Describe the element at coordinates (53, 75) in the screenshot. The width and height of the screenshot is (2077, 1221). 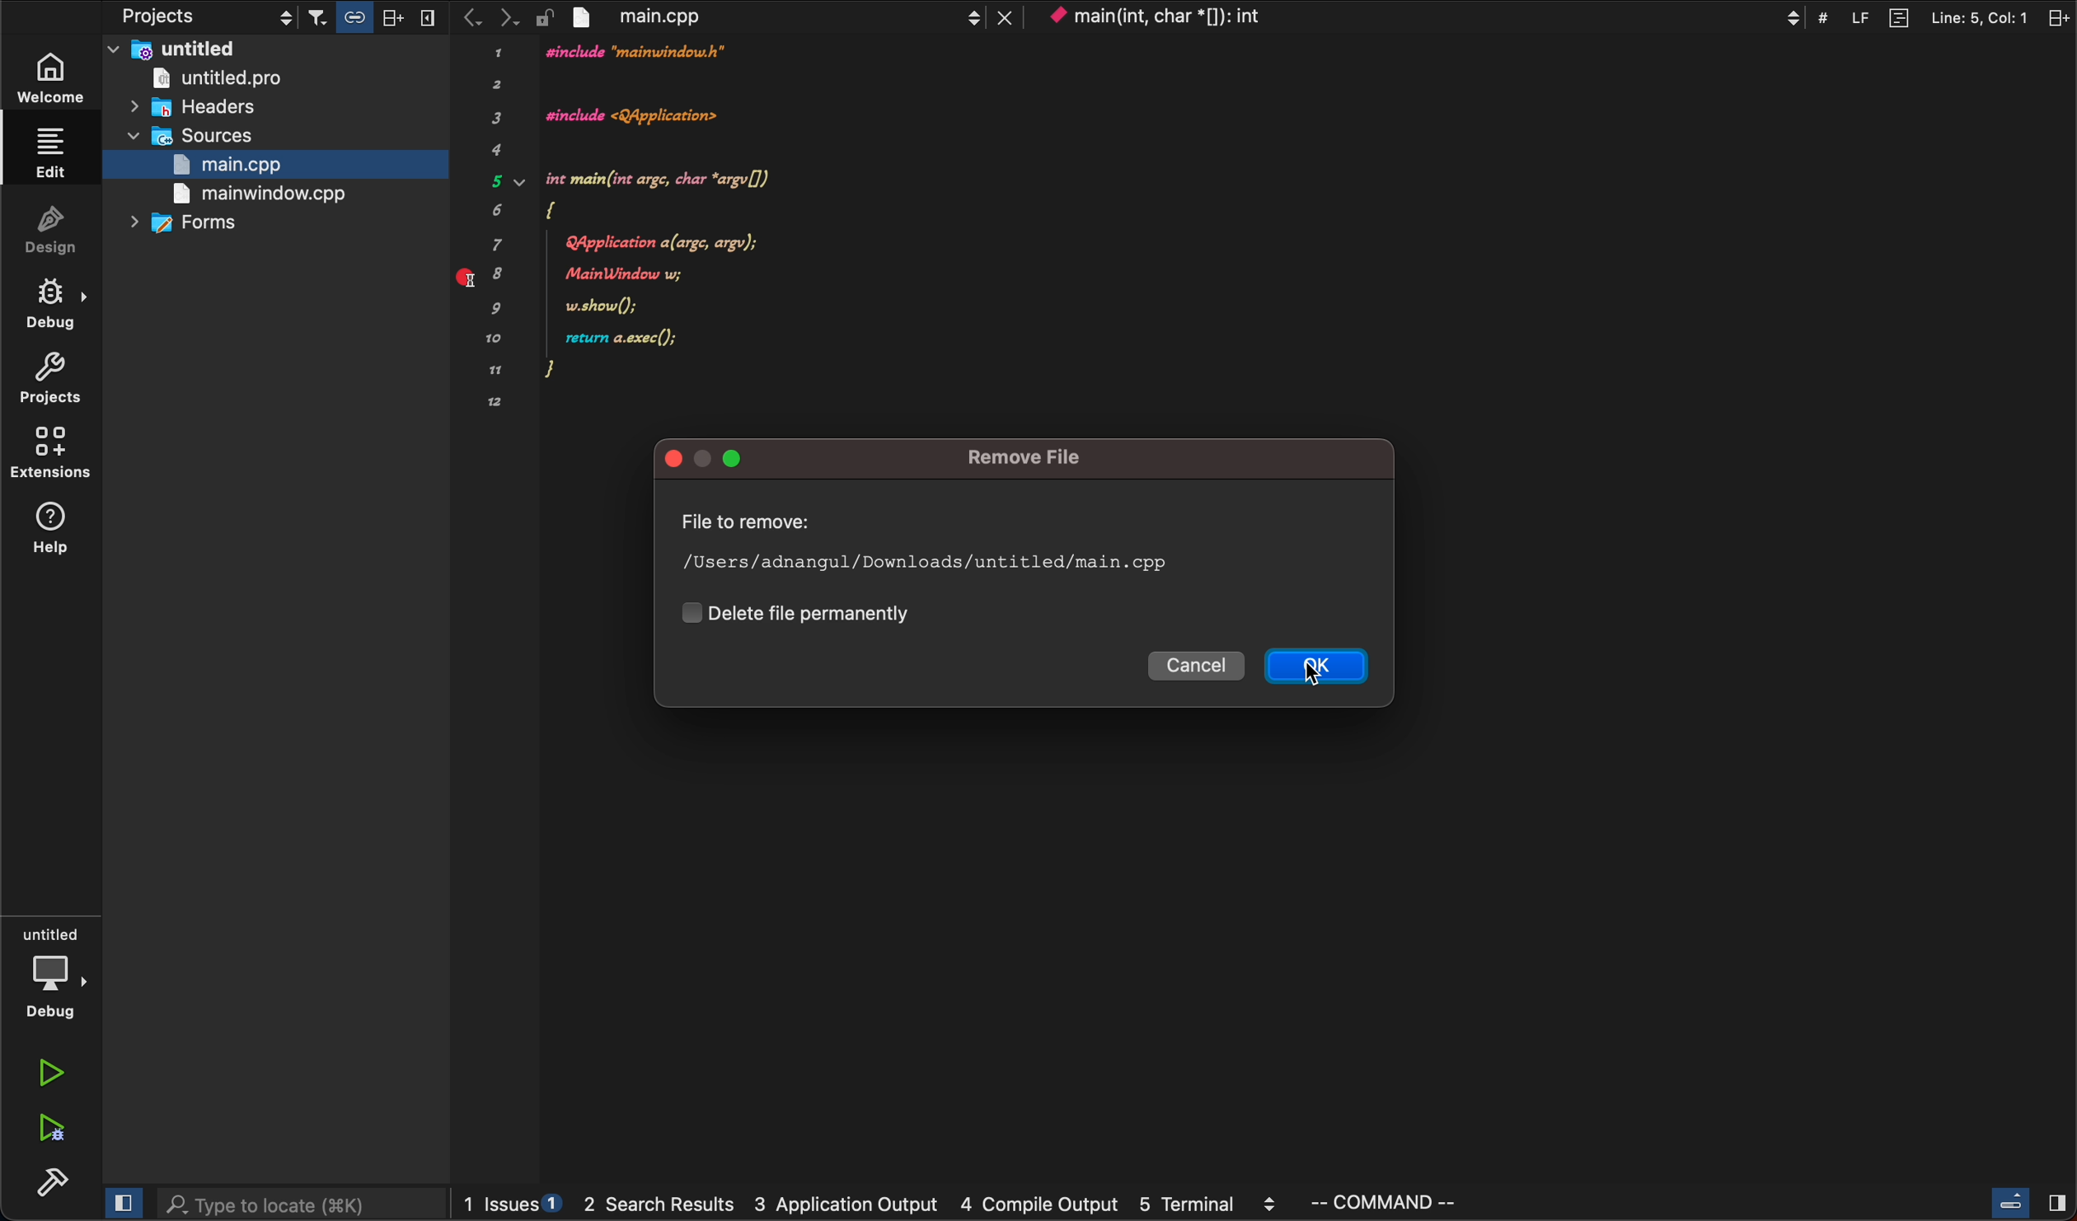
I see `welcome` at that location.